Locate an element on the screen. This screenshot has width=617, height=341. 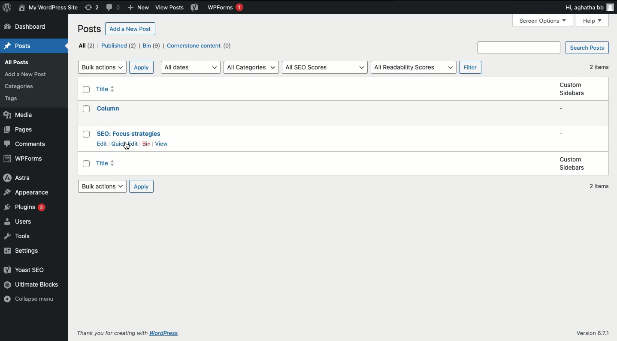
All dates is located at coordinates (192, 67).